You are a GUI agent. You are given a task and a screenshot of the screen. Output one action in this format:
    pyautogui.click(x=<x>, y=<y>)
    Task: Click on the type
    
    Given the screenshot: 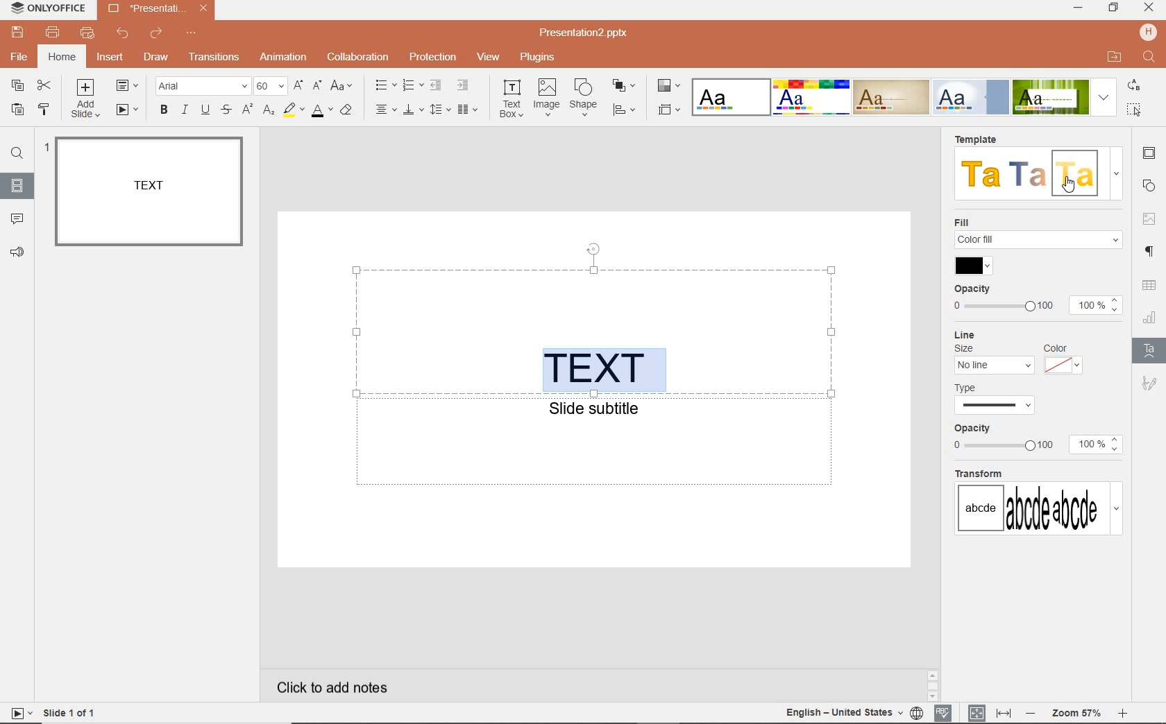 What is the action you would take?
    pyautogui.click(x=1001, y=400)
    